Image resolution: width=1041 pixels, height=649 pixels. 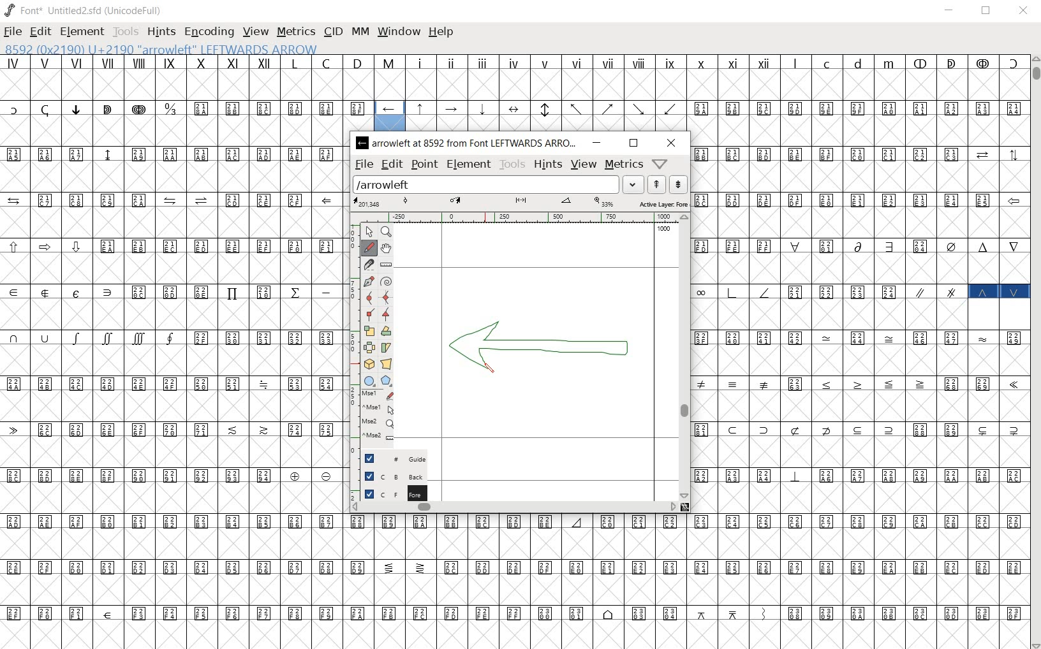 What do you see at coordinates (387, 232) in the screenshot?
I see `Magnify` at bounding box center [387, 232].